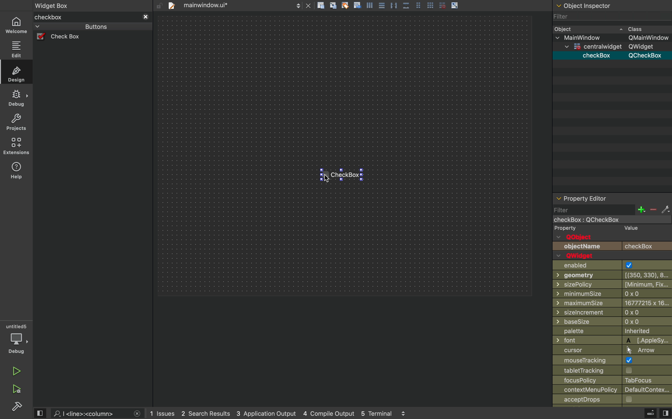  I want to click on widget, so click(609, 47).